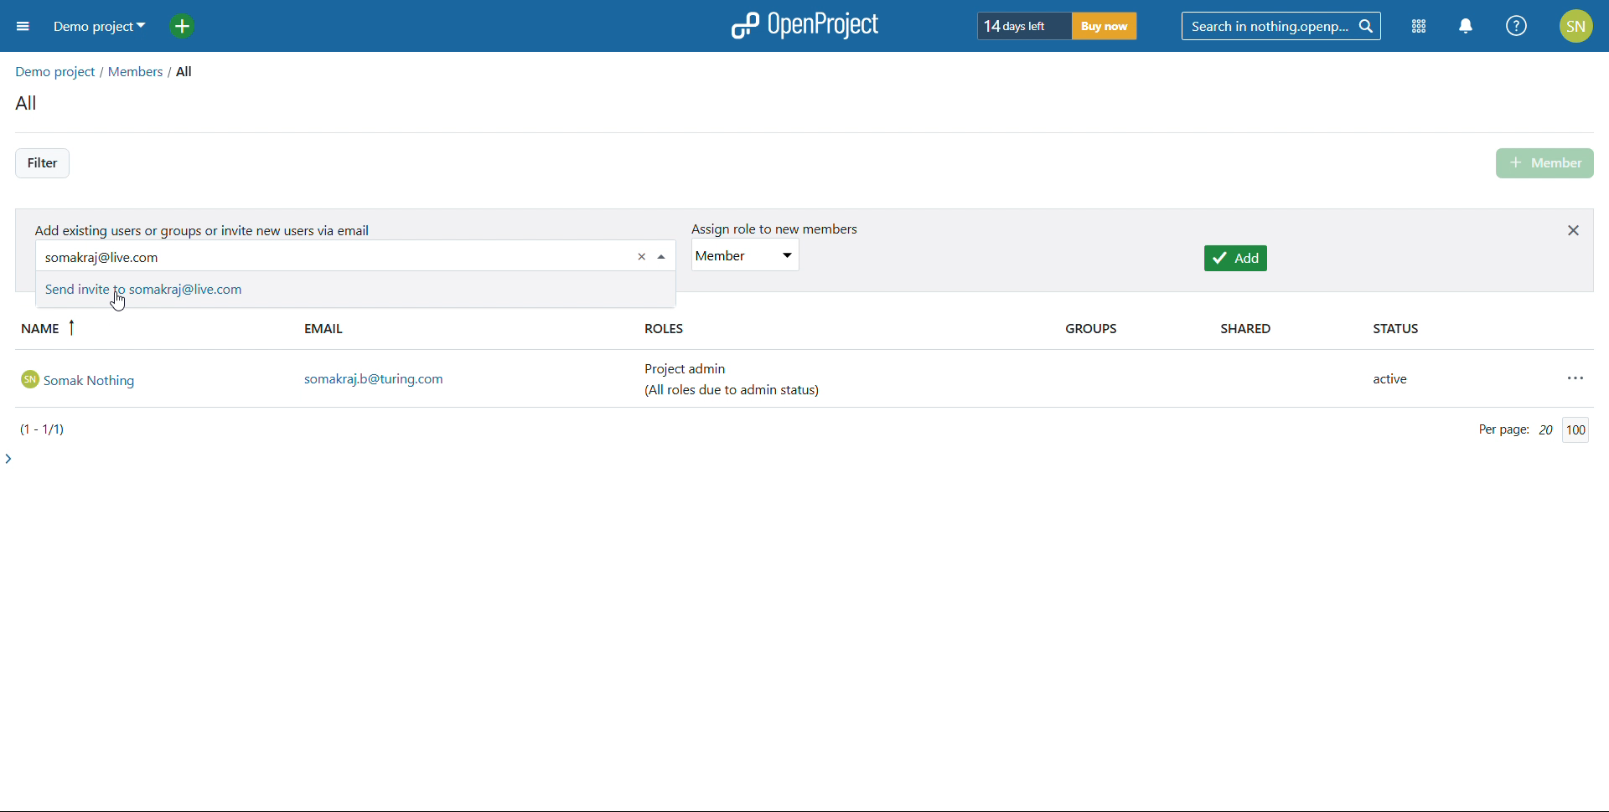  What do you see at coordinates (664, 255) in the screenshot?
I see `close drop down` at bounding box center [664, 255].